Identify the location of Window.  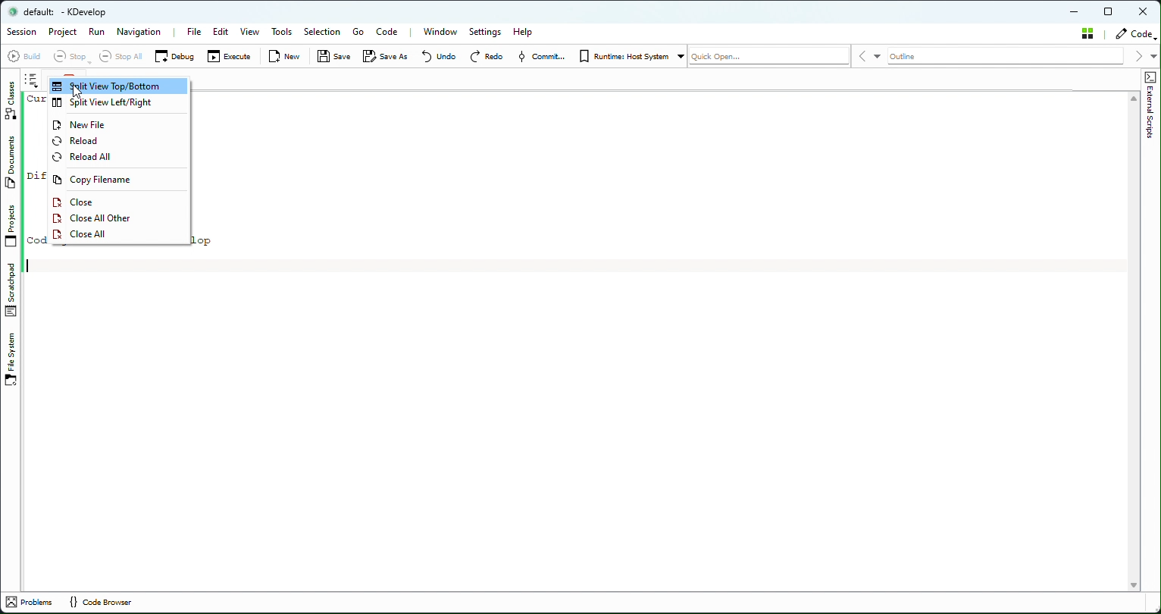
(445, 32).